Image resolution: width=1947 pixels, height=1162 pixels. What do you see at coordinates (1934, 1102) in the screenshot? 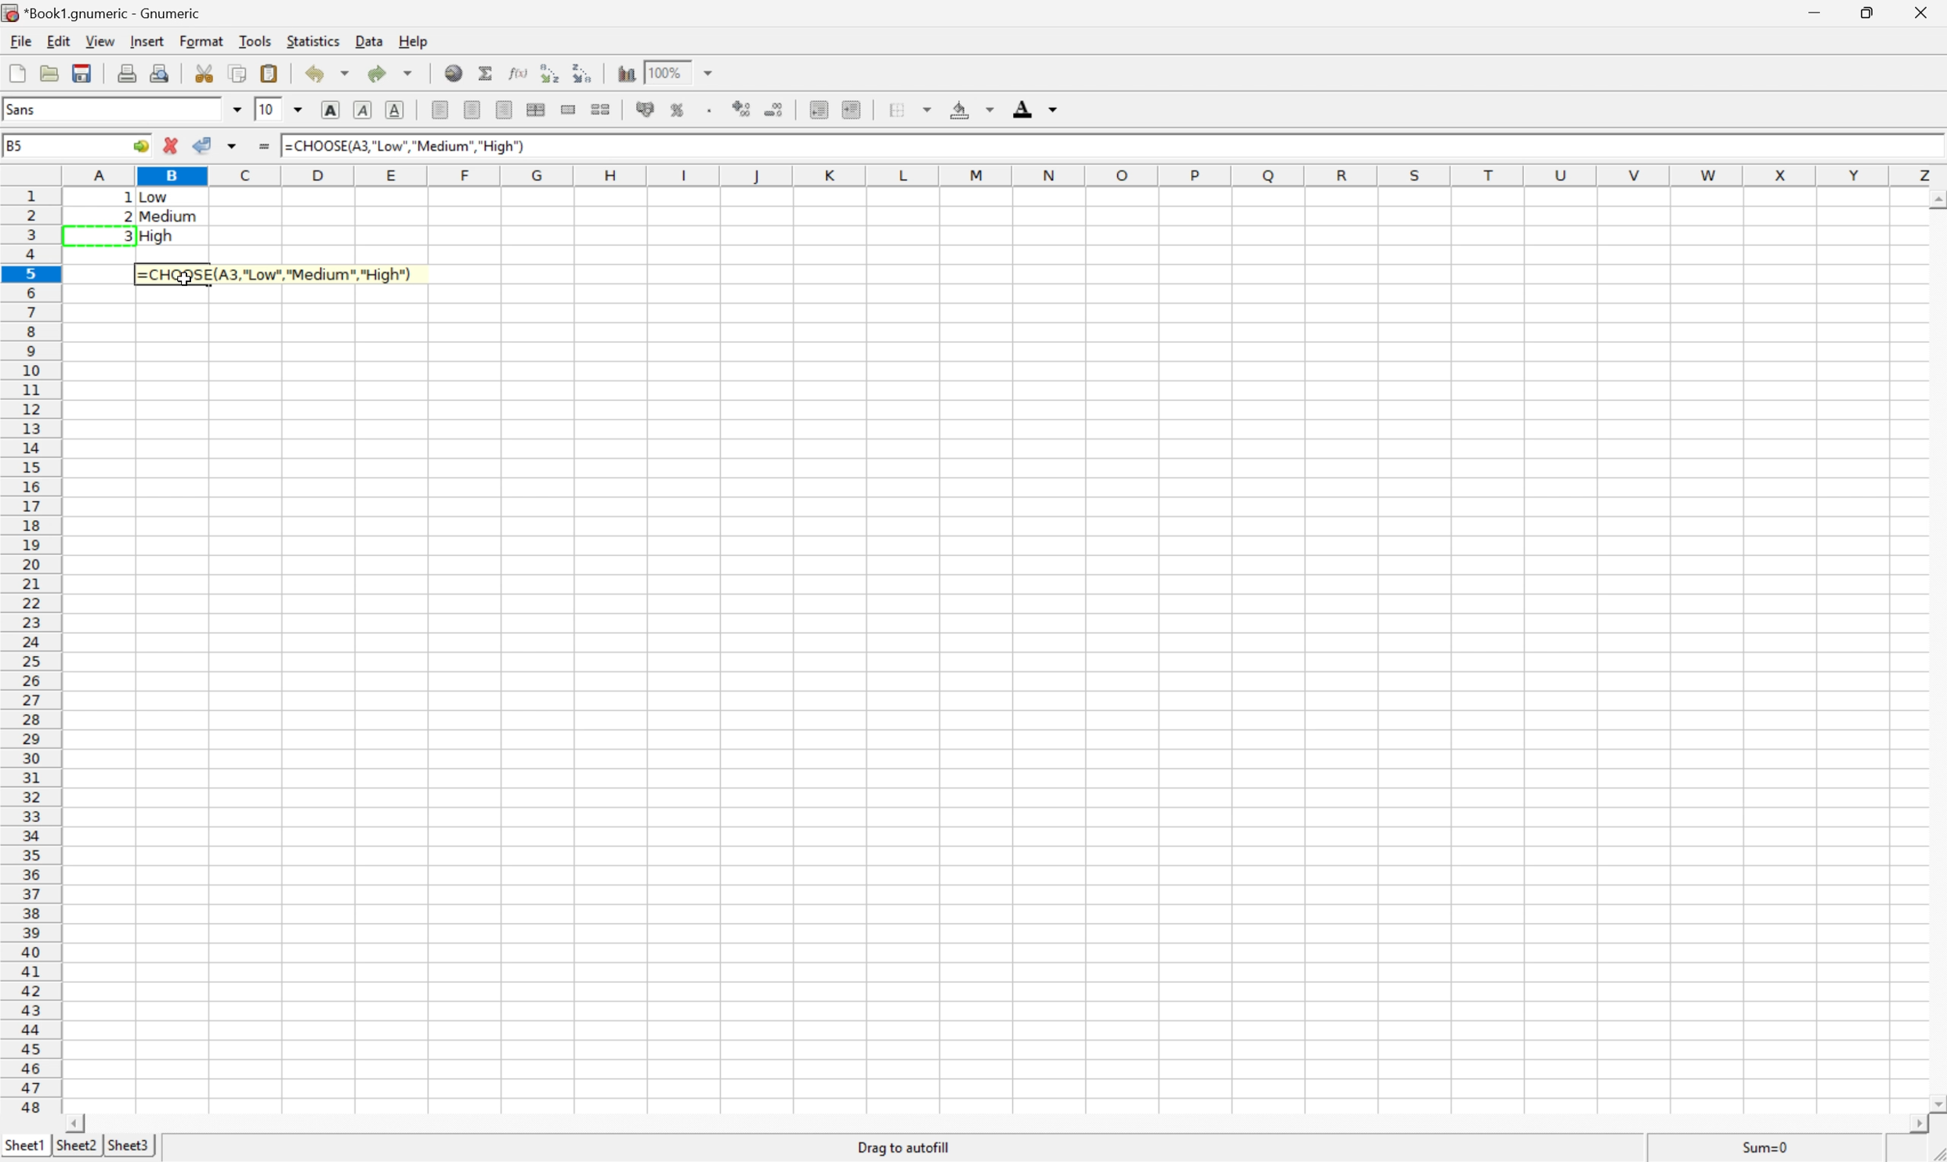
I see `Scroll Down` at bounding box center [1934, 1102].